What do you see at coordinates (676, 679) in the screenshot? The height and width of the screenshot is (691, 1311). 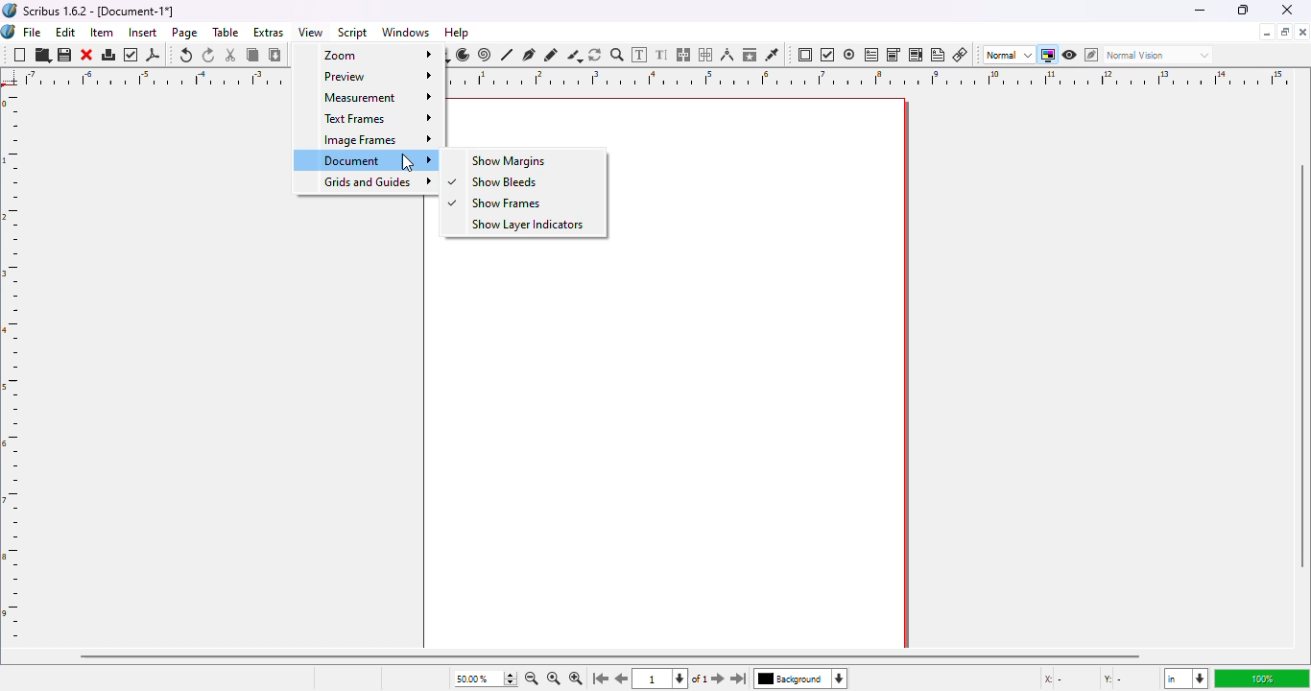 I see `1 of 1` at bounding box center [676, 679].